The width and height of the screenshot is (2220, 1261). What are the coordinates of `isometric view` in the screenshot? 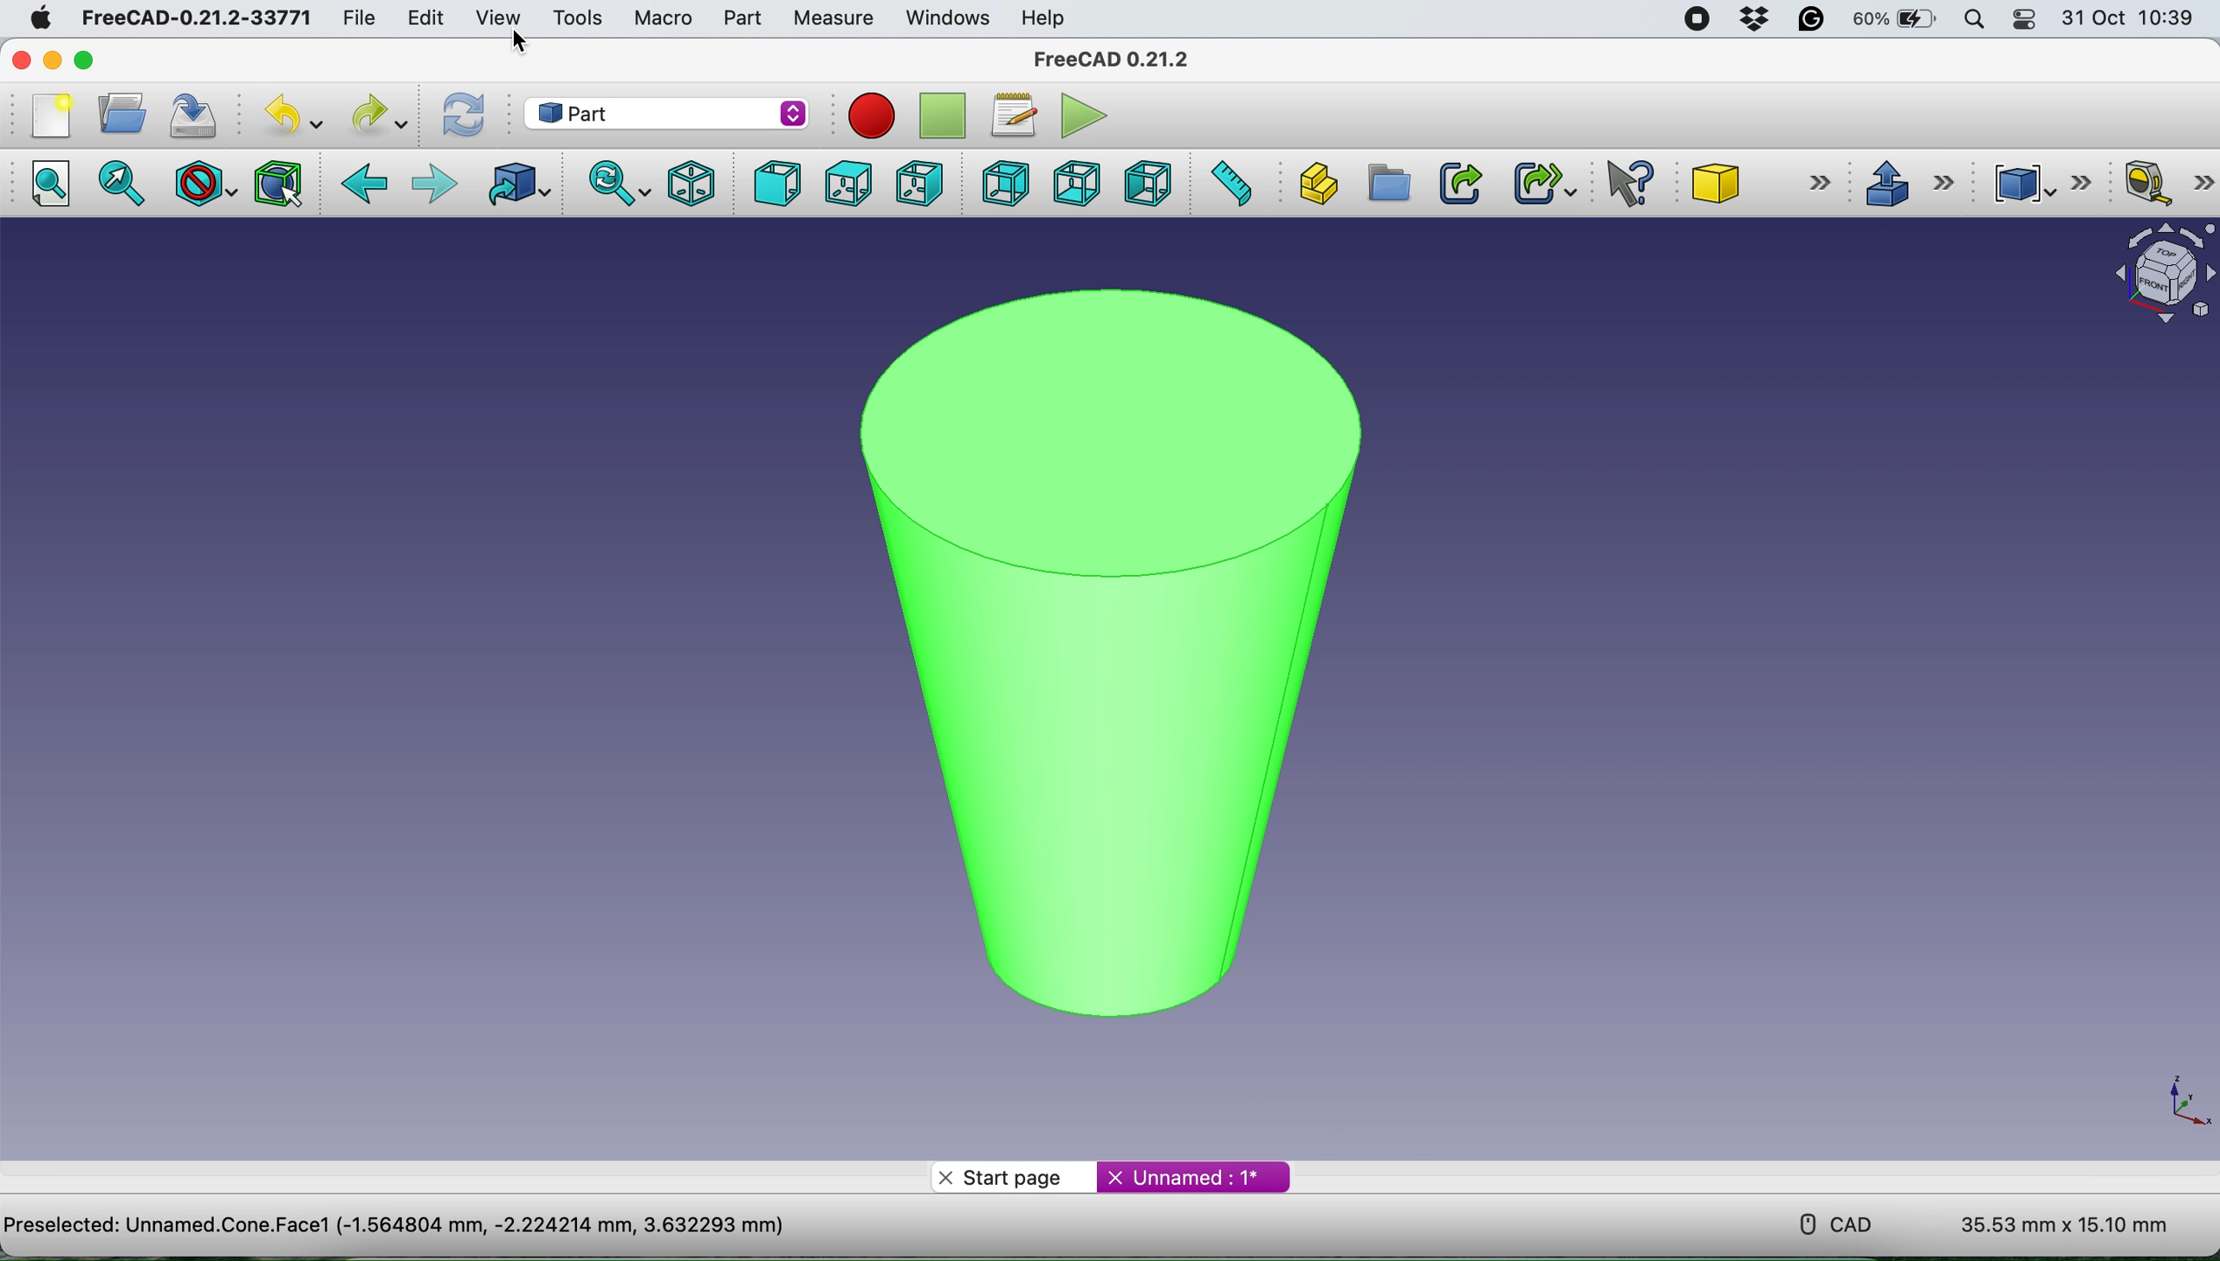 It's located at (693, 182).